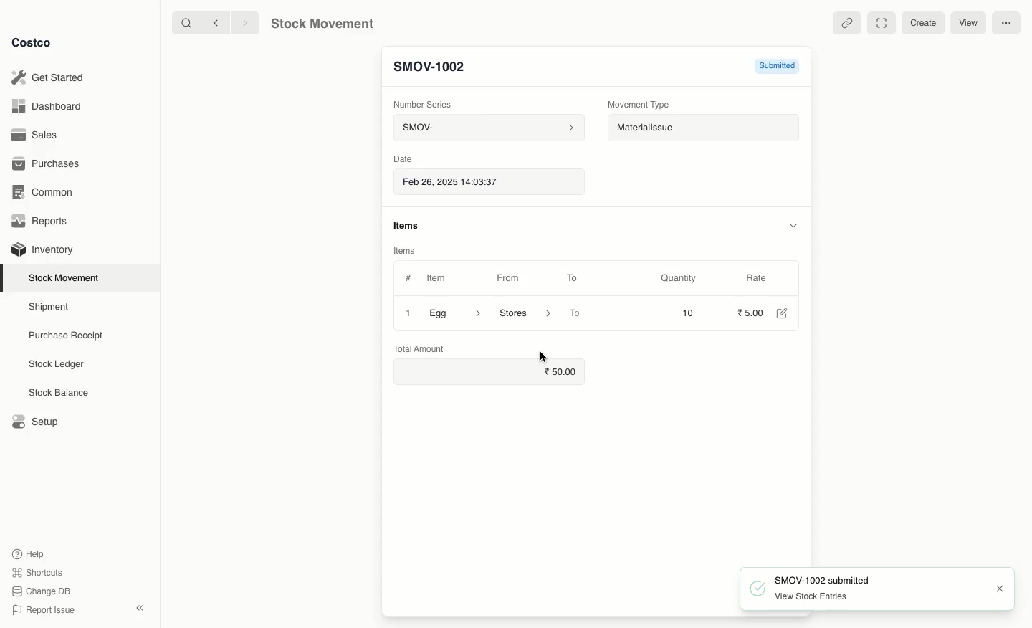  I want to click on close, so click(997, 593).